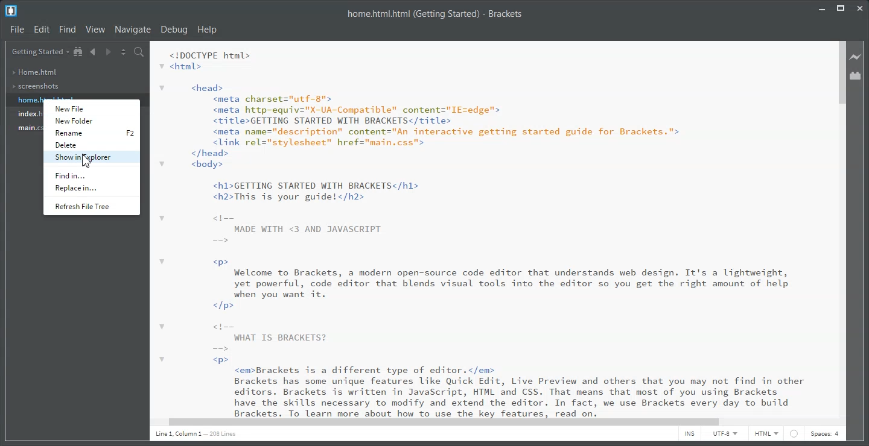  Describe the element at coordinates (841, 228) in the screenshot. I see `Vertical Scroll bar ` at that location.